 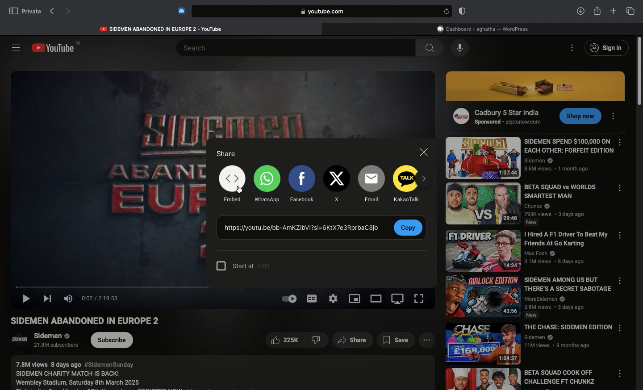 What do you see at coordinates (40, 341) in the screenshot?
I see `Channel` at bounding box center [40, 341].